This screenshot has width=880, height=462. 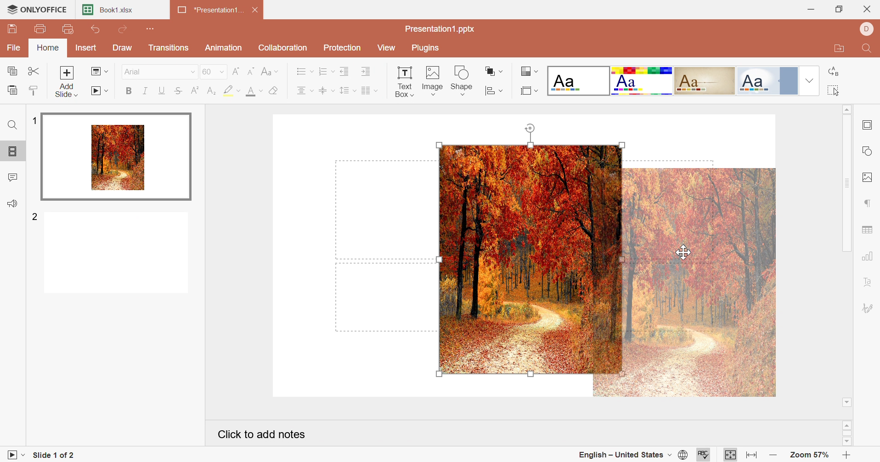 What do you see at coordinates (128, 92) in the screenshot?
I see `Bold` at bounding box center [128, 92].